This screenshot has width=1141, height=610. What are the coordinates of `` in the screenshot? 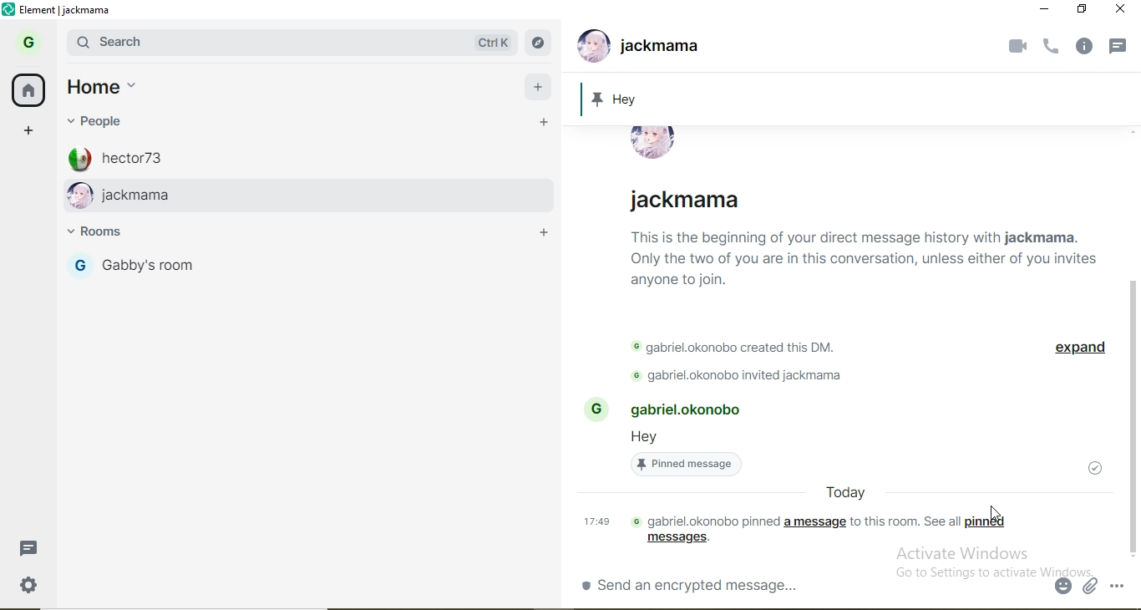 It's located at (1119, 586).